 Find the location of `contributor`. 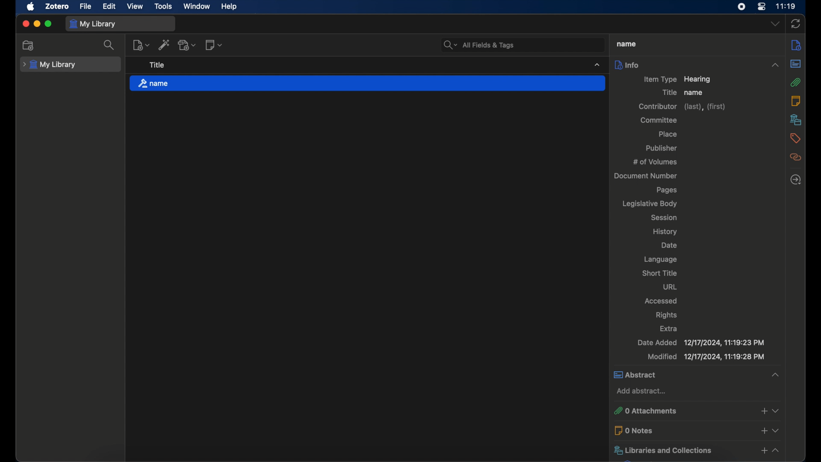

contributor is located at coordinates (683, 107).